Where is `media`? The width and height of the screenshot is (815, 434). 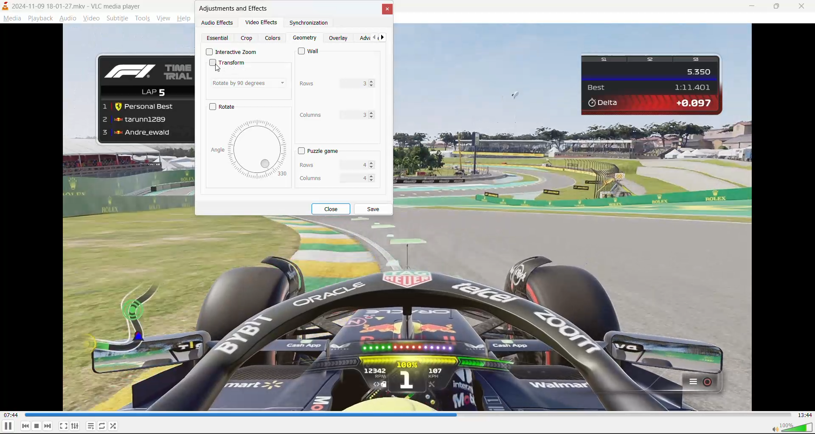
media is located at coordinates (11, 18).